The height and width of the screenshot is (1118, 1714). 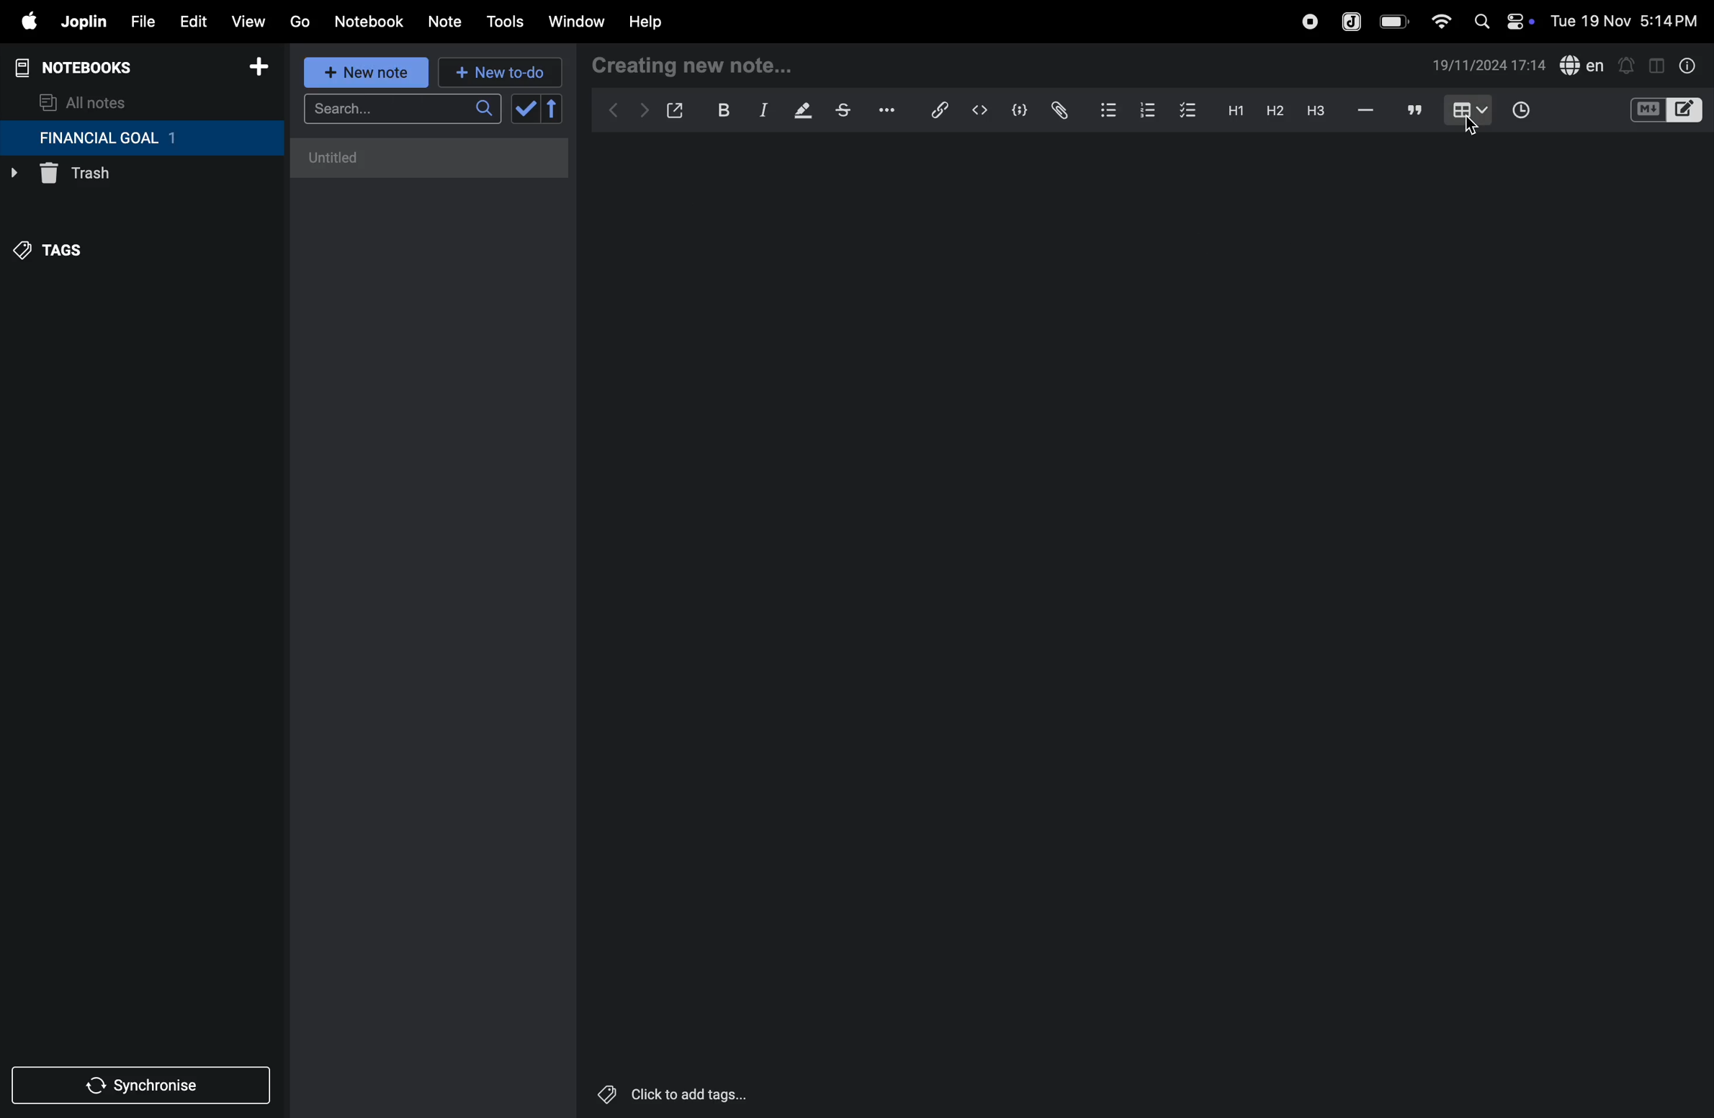 What do you see at coordinates (138, 19) in the screenshot?
I see `file` at bounding box center [138, 19].